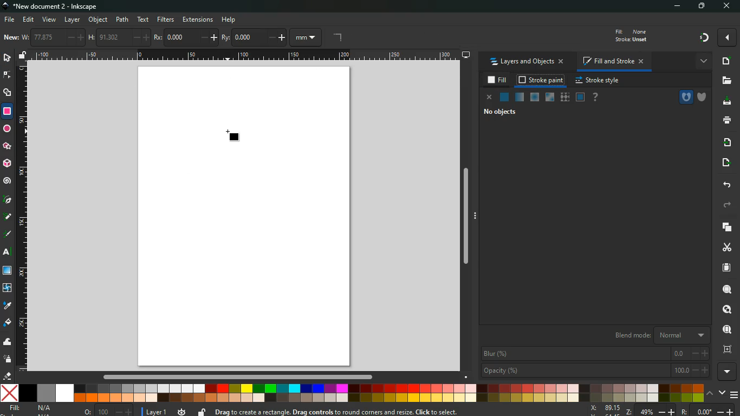  I want to click on up, so click(710, 394).